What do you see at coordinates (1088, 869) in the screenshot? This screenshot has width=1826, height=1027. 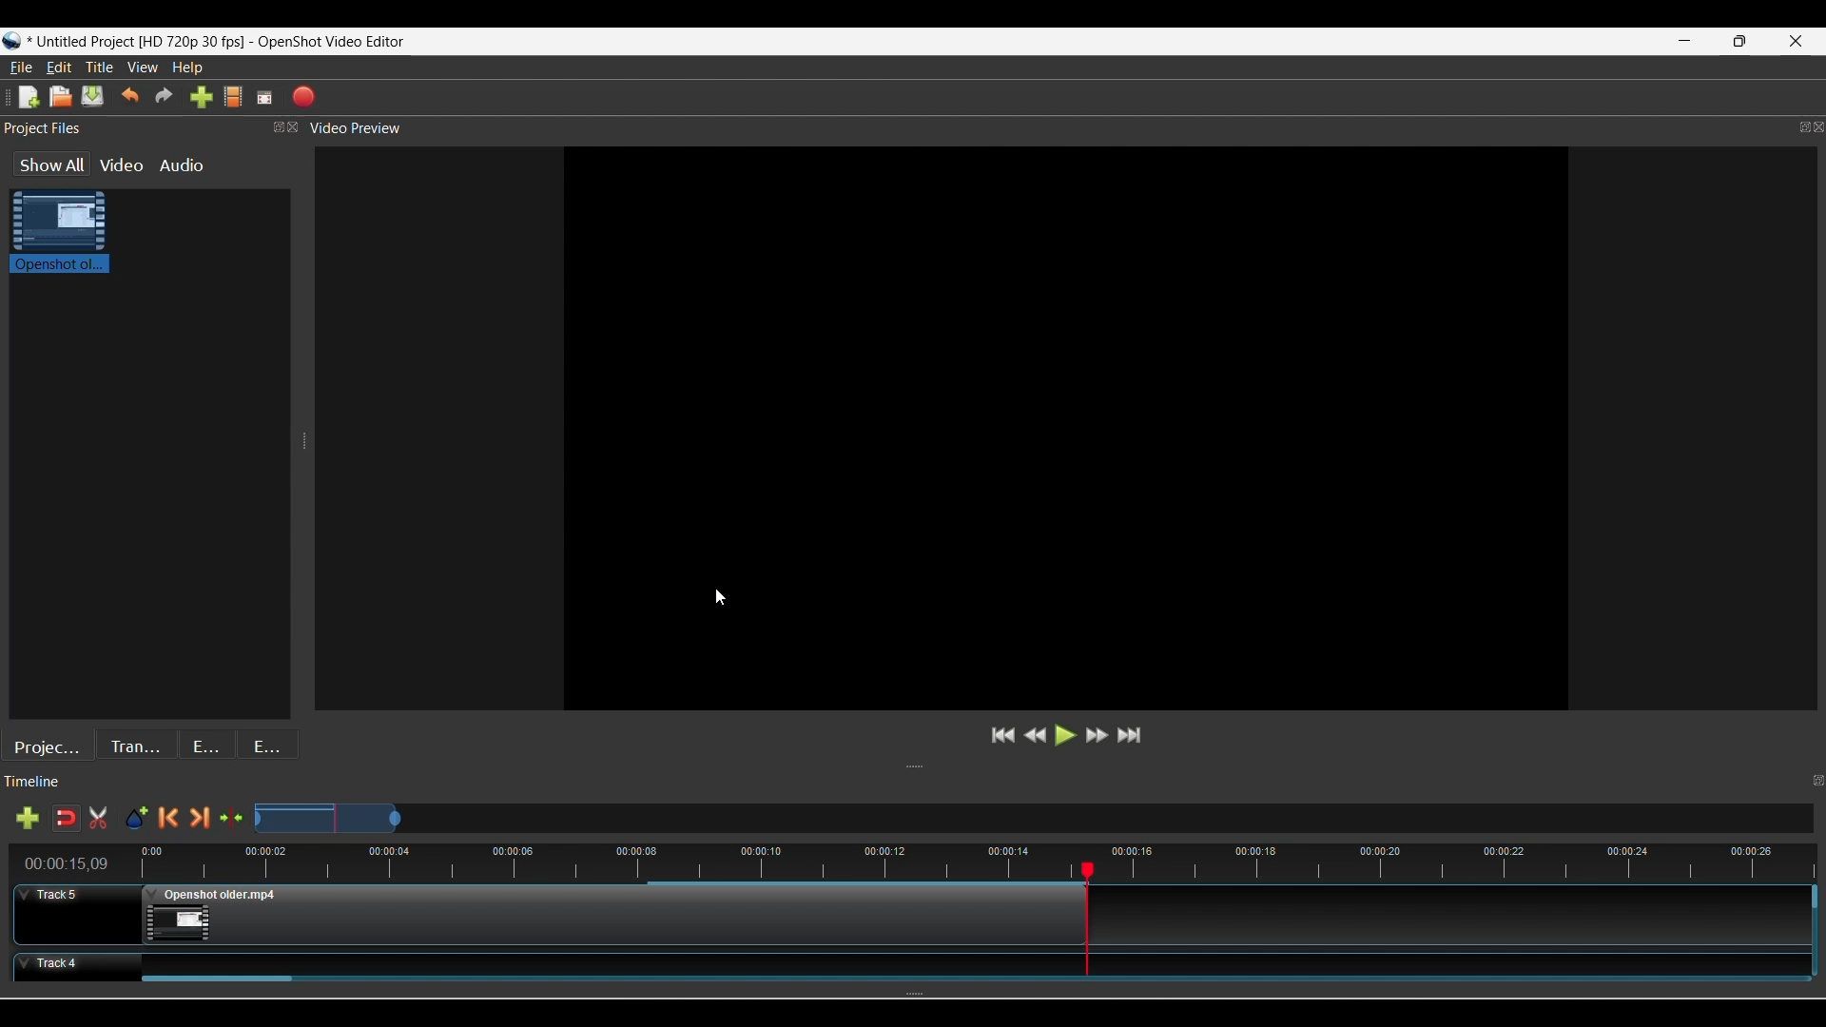 I see `Play head` at bounding box center [1088, 869].